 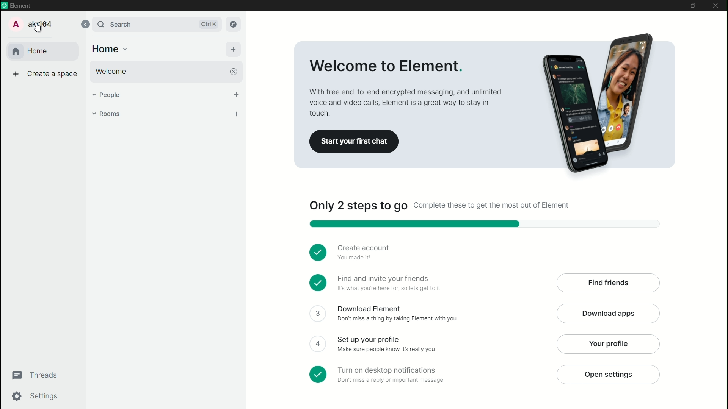 What do you see at coordinates (146, 24) in the screenshot?
I see `search bar` at bounding box center [146, 24].